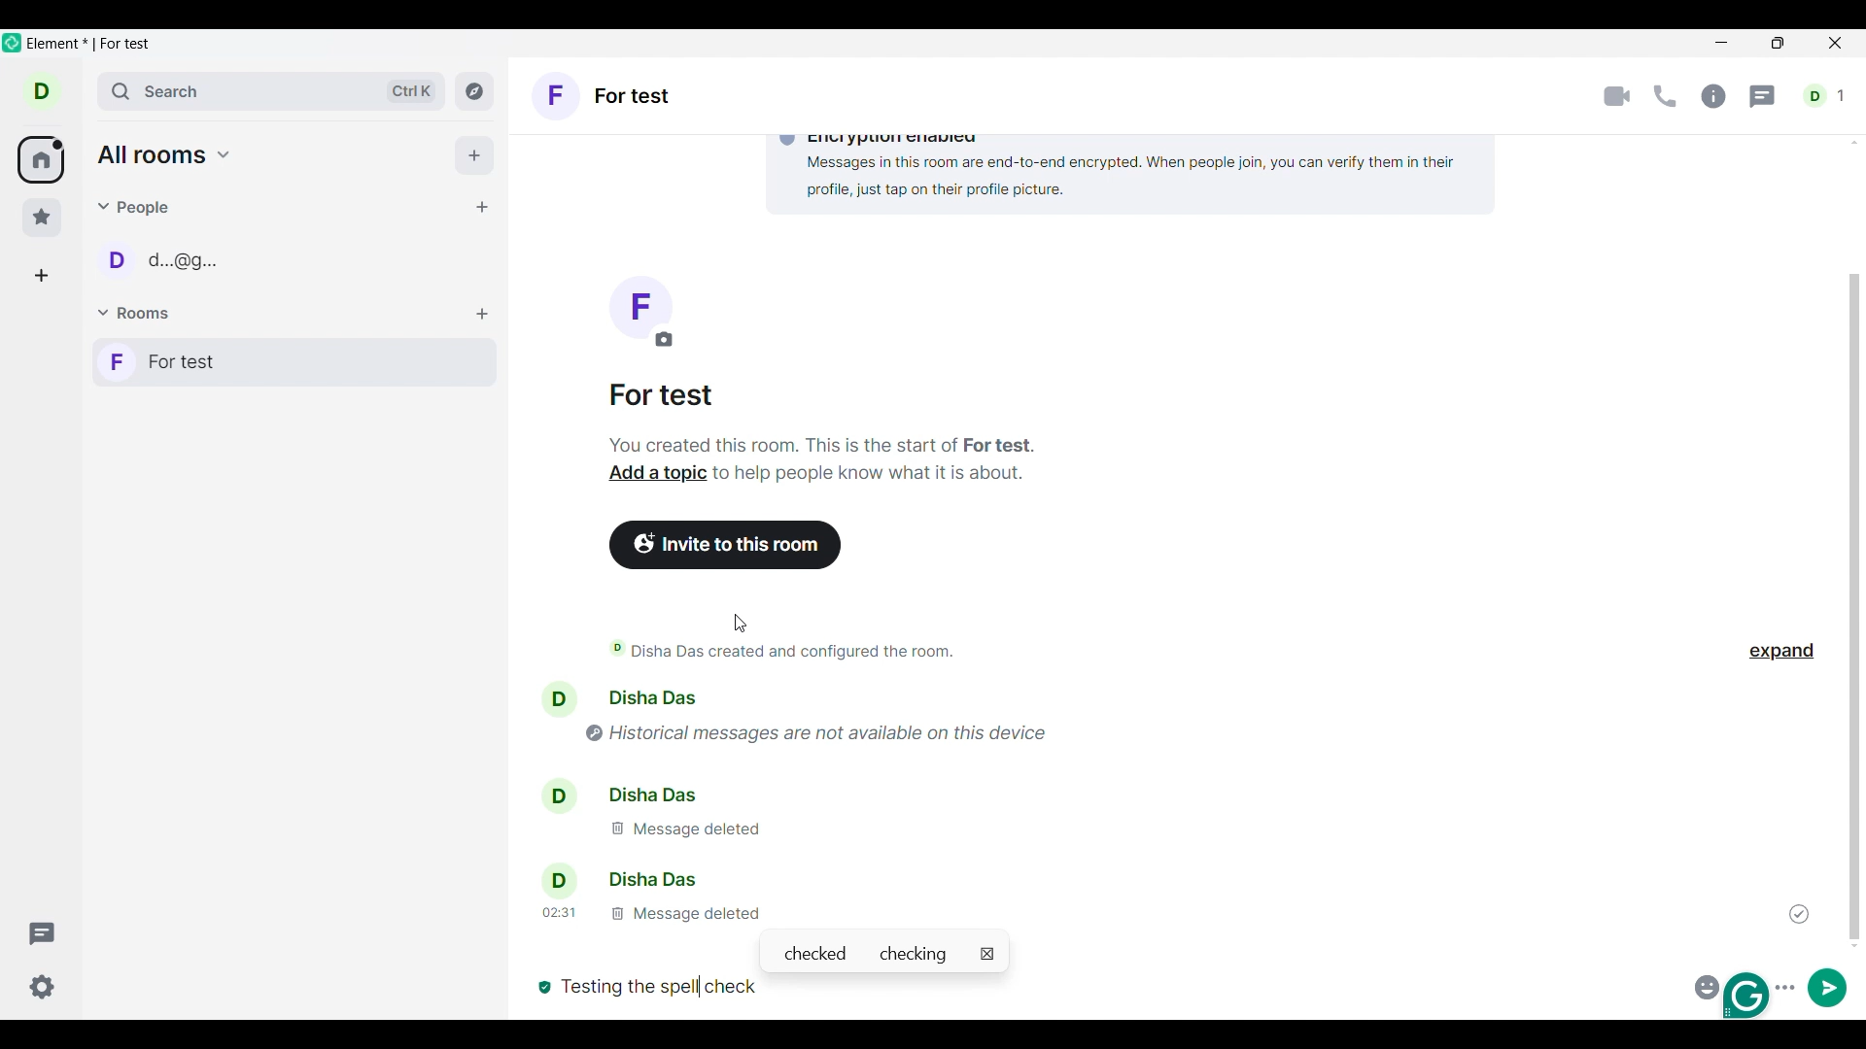 This screenshot has height=1049, width=1866. What do you see at coordinates (165, 154) in the screenshot?
I see ` all rooms` at bounding box center [165, 154].